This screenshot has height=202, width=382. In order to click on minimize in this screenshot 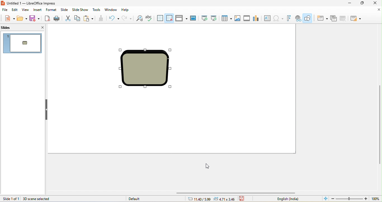, I will do `click(349, 3)`.